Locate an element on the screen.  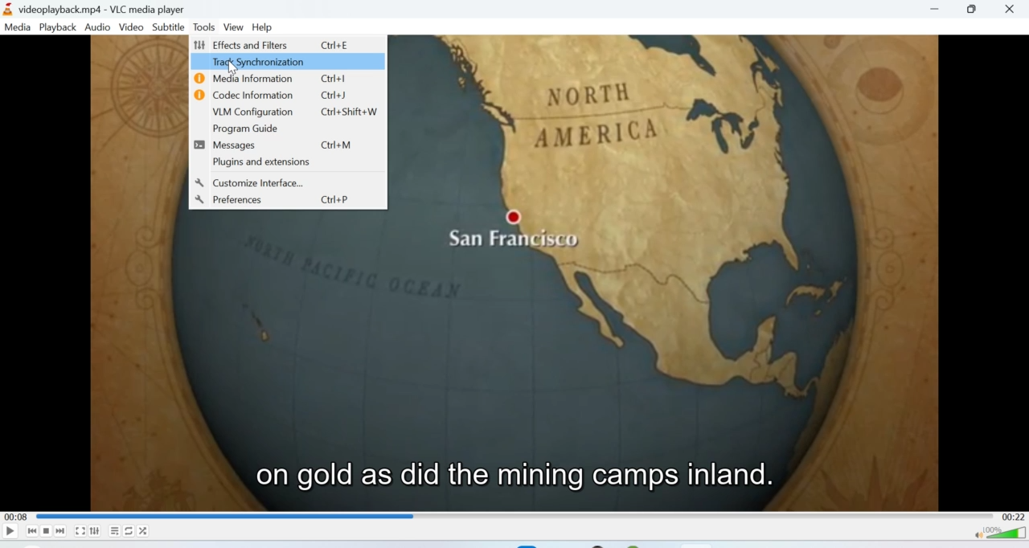
Play/Pause is located at coordinates (10, 531).